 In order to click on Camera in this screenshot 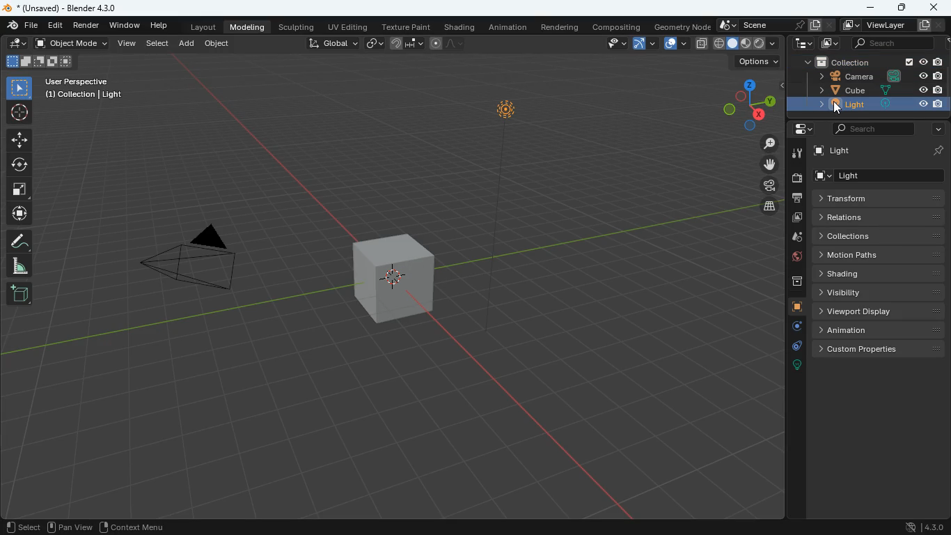, I will do `click(879, 76)`.